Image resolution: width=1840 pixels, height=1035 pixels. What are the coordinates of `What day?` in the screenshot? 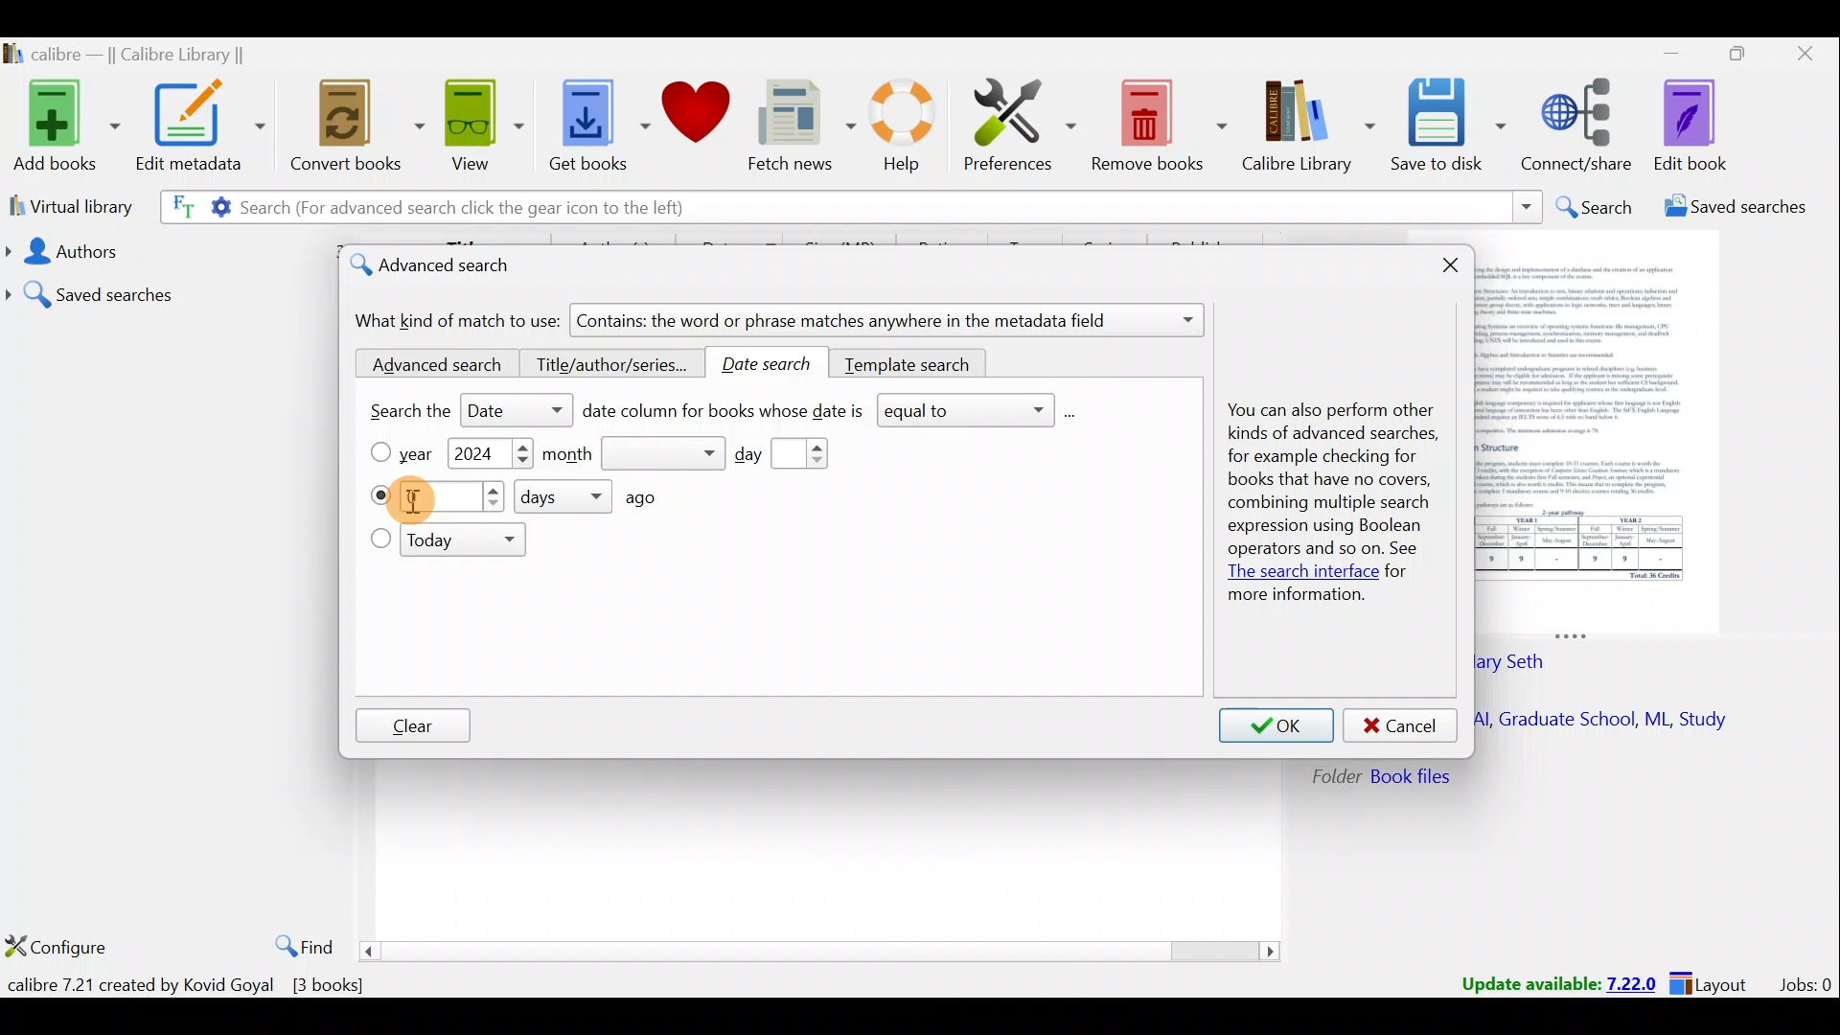 It's located at (455, 498).